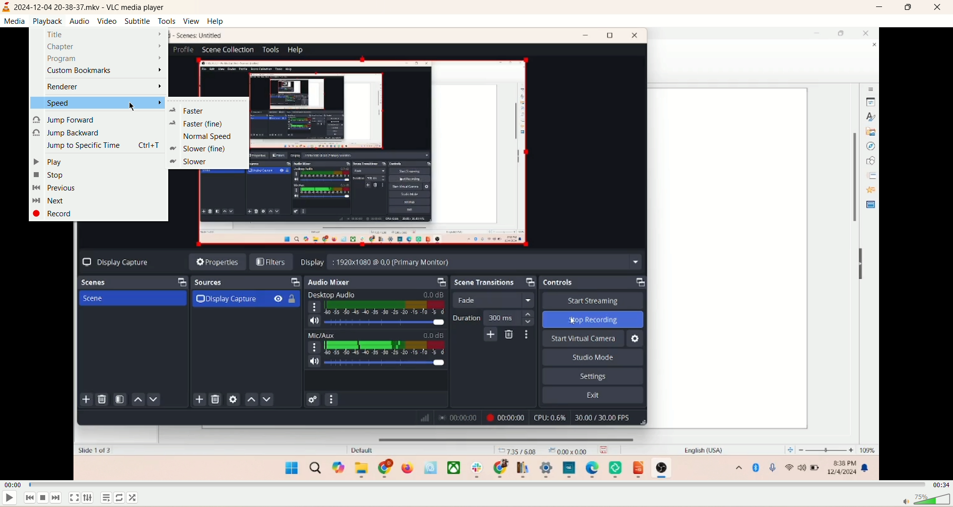 Image resolution: width=953 pixels, height=507 pixels. I want to click on help, so click(216, 21).